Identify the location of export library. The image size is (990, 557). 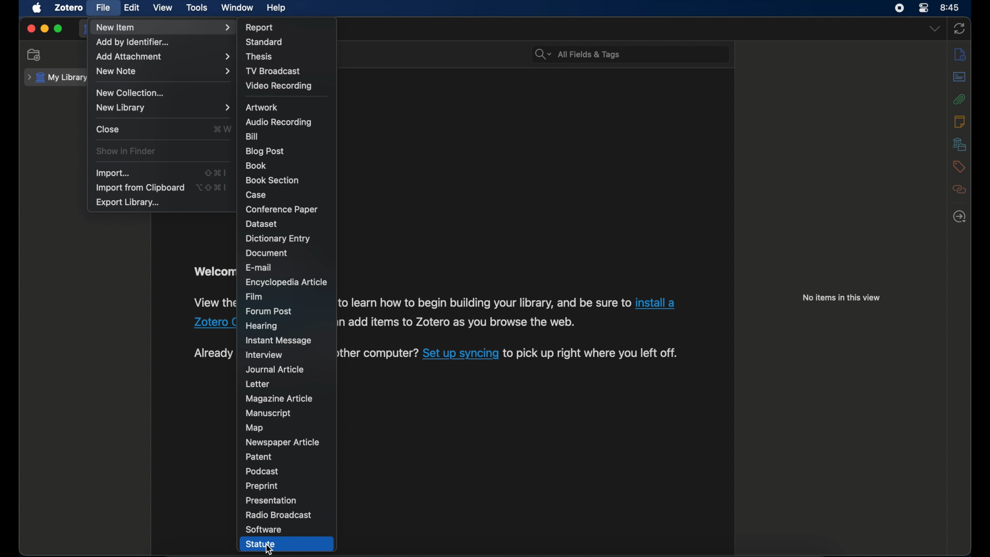
(127, 203).